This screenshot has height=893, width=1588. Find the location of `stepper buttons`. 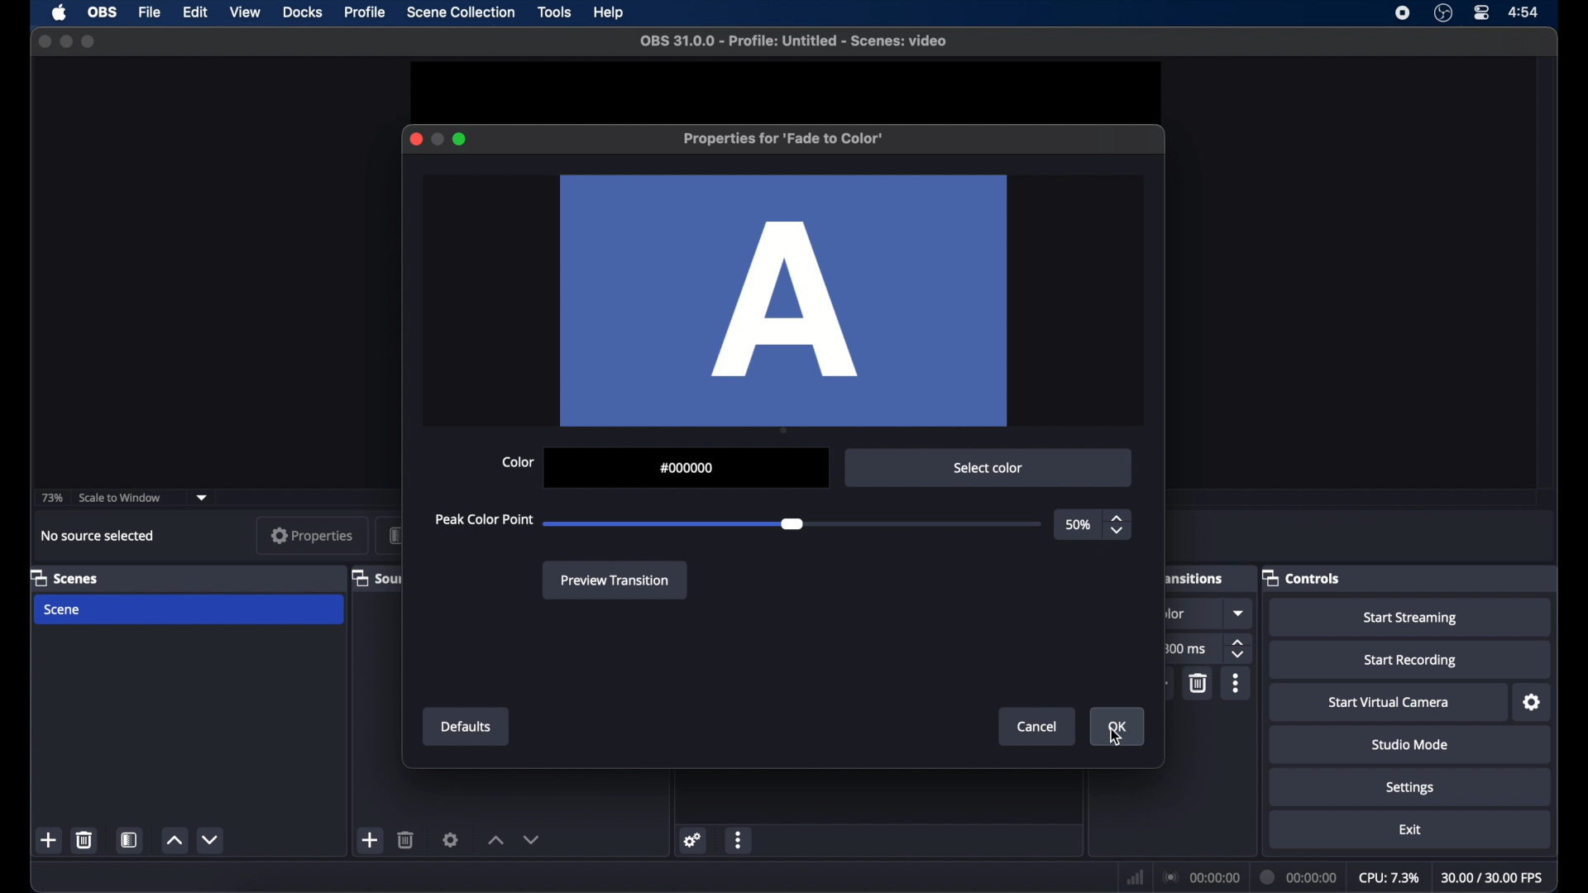

stepper buttons is located at coordinates (1117, 525).